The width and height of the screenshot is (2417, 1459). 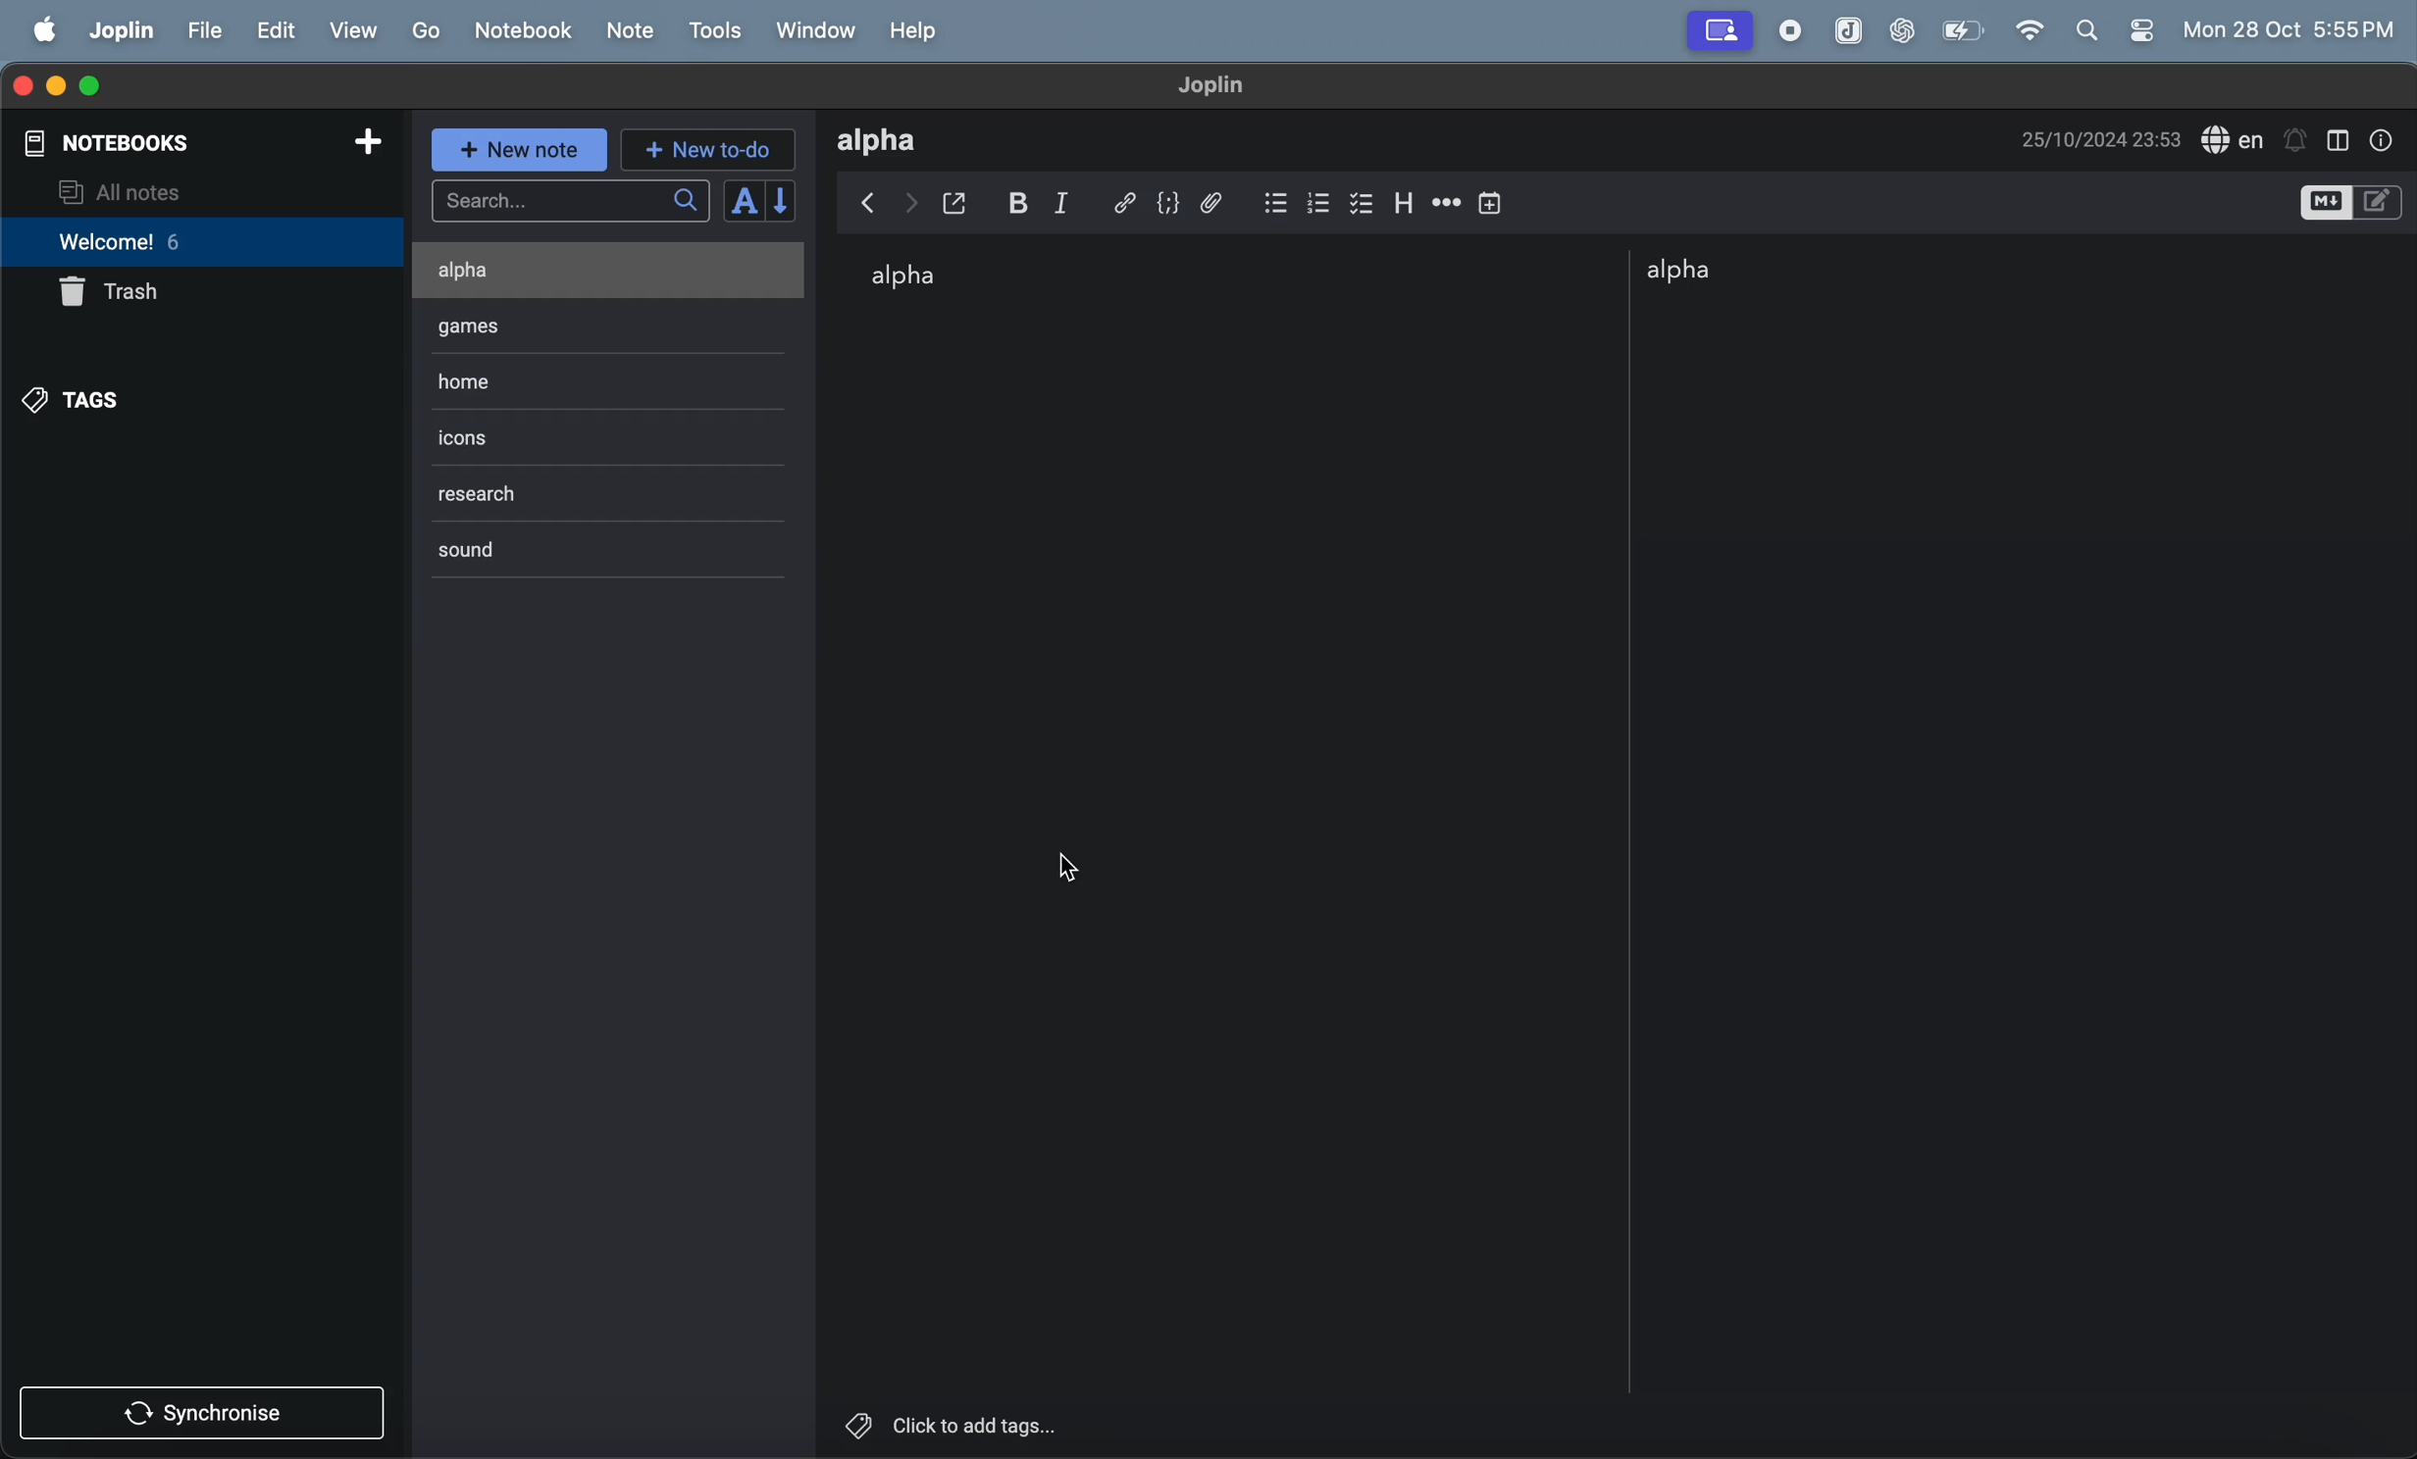 I want to click on note title alpha, so click(x=891, y=140).